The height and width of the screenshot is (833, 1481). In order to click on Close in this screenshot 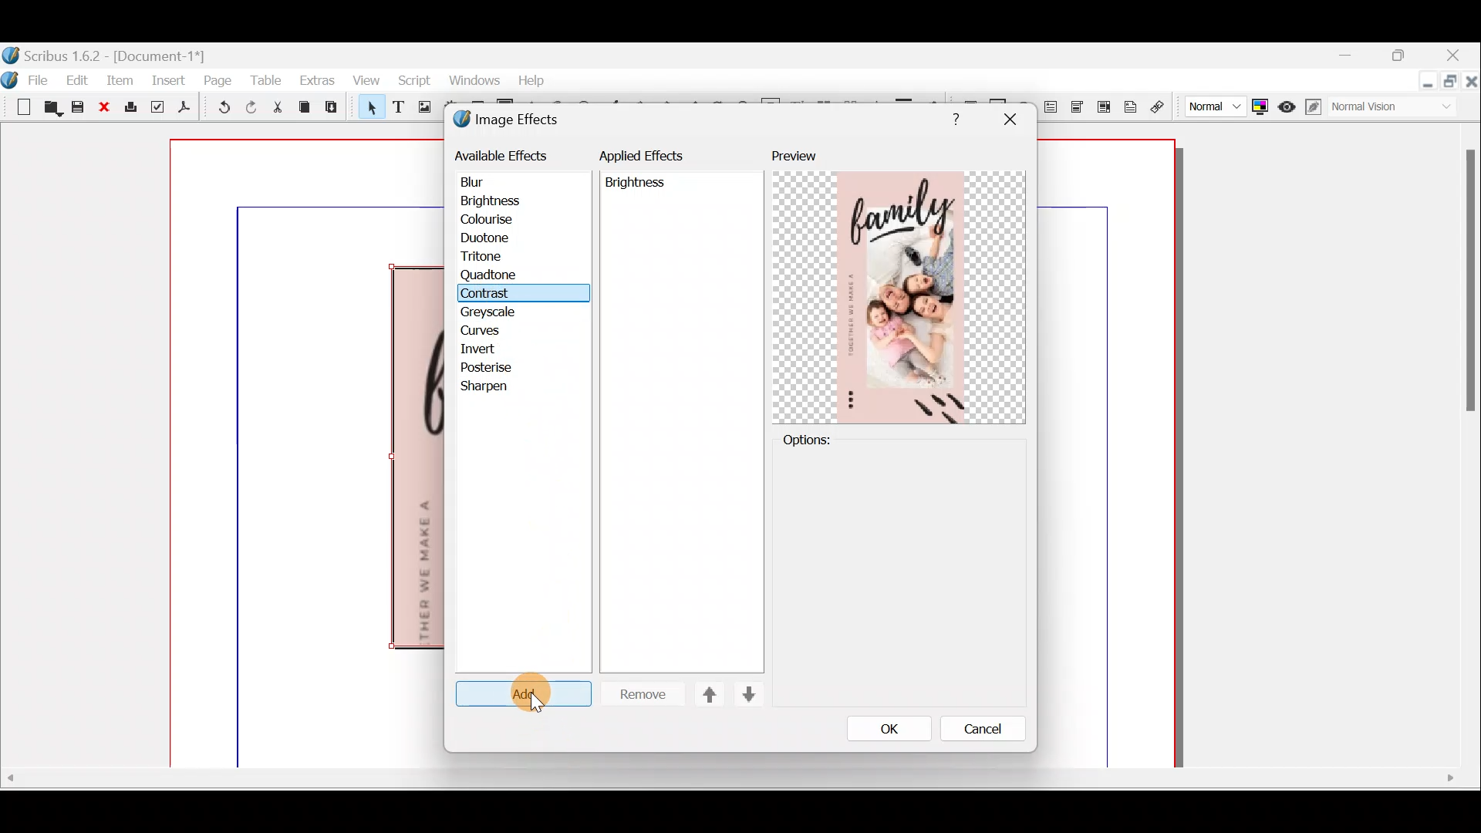, I will do `click(1472, 84)`.